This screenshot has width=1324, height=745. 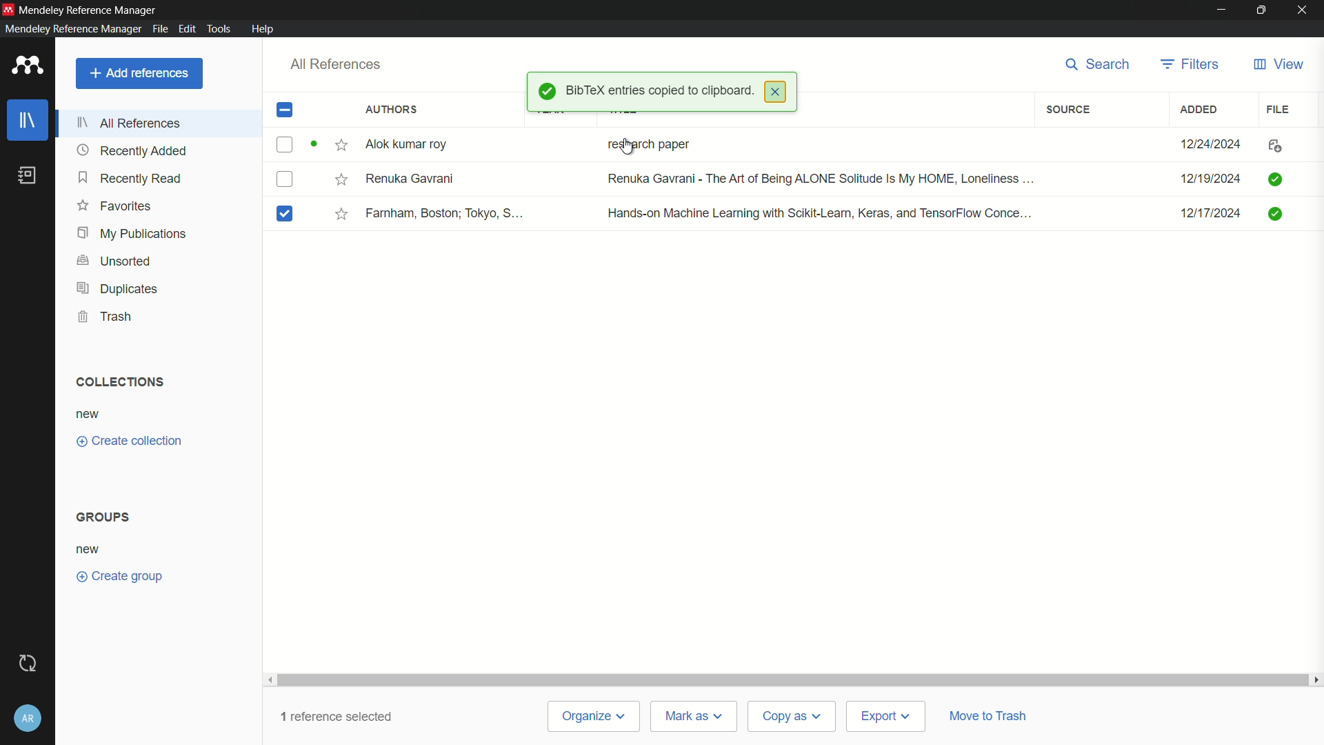 What do you see at coordinates (106, 315) in the screenshot?
I see `trash` at bounding box center [106, 315].